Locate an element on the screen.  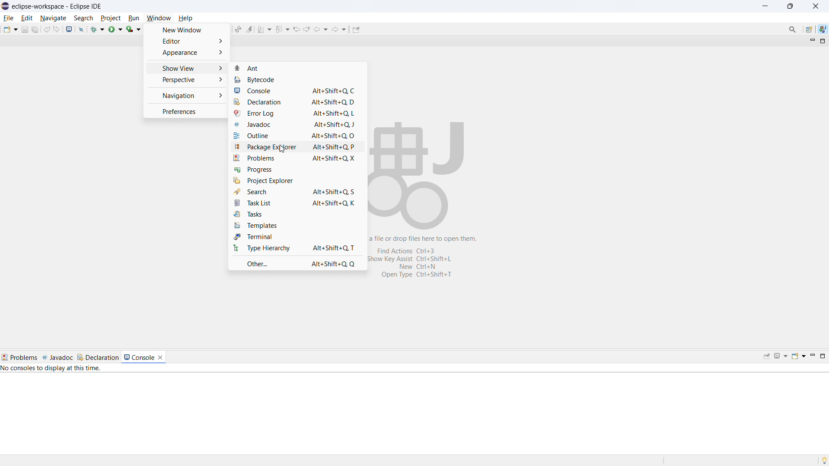
edit is located at coordinates (27, 18).